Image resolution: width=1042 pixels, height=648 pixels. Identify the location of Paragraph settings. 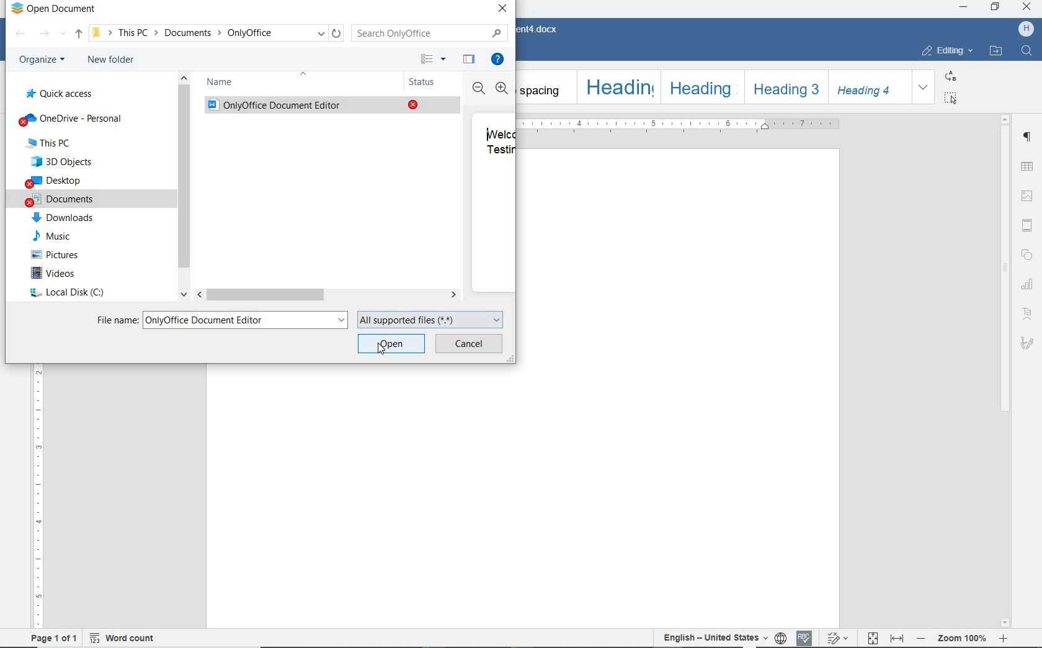
(1028, 137).